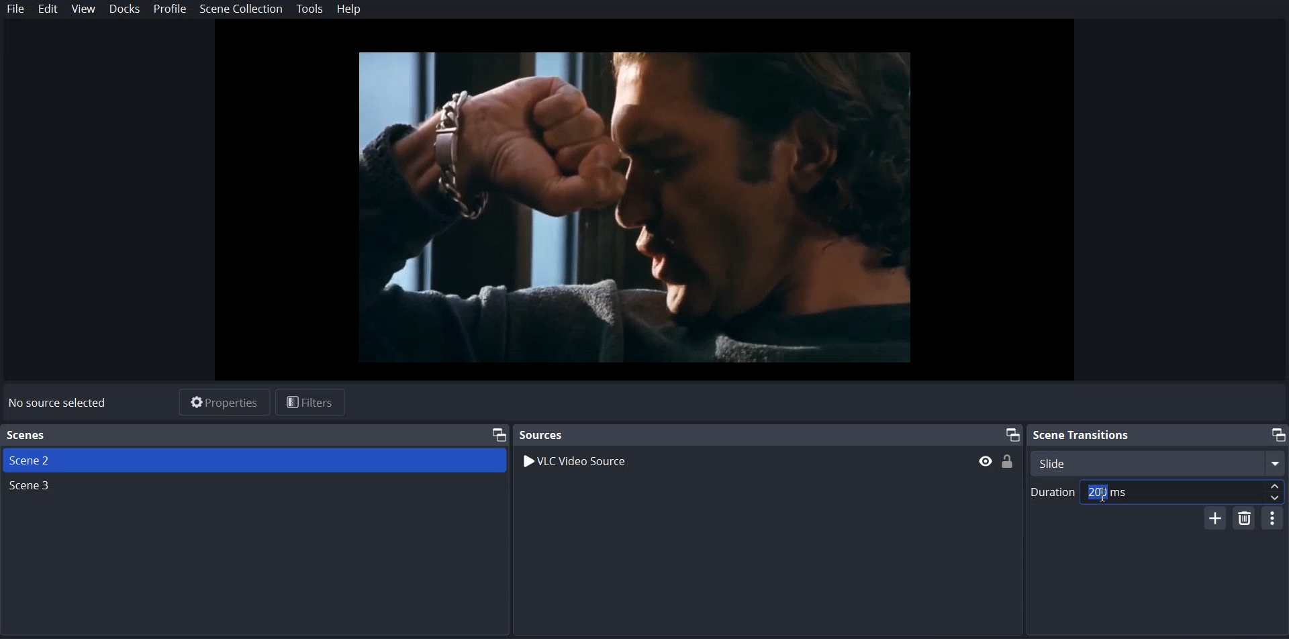 The height and width of the screenshot is (639, 1289). I want to click on Edit, so click(48, 9).